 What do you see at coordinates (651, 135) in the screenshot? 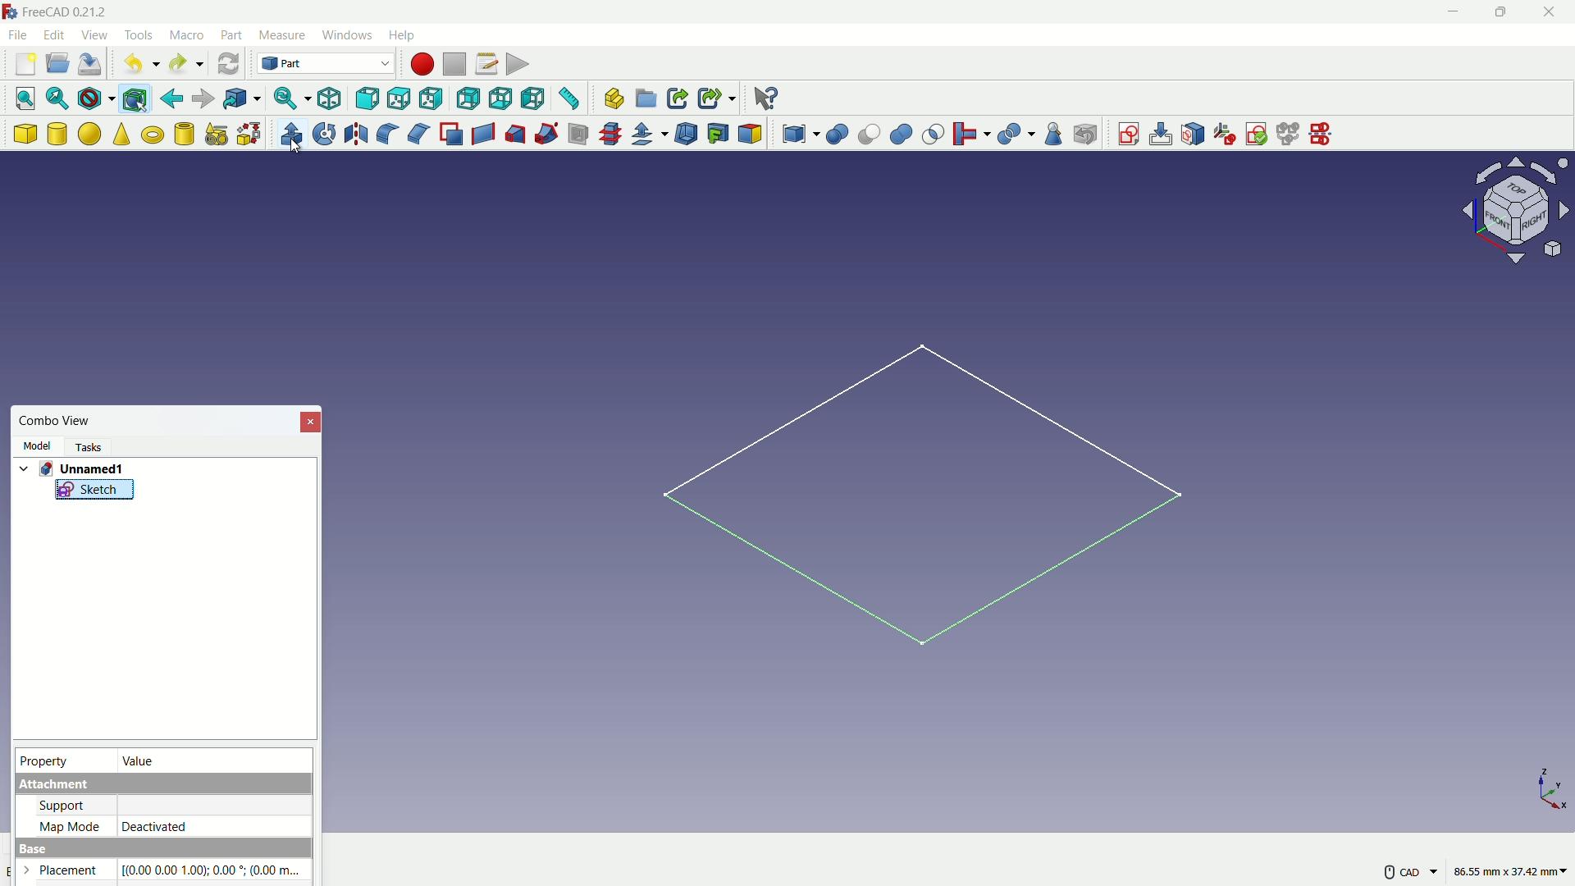
I see `offset` at bounding box center [651, 135].